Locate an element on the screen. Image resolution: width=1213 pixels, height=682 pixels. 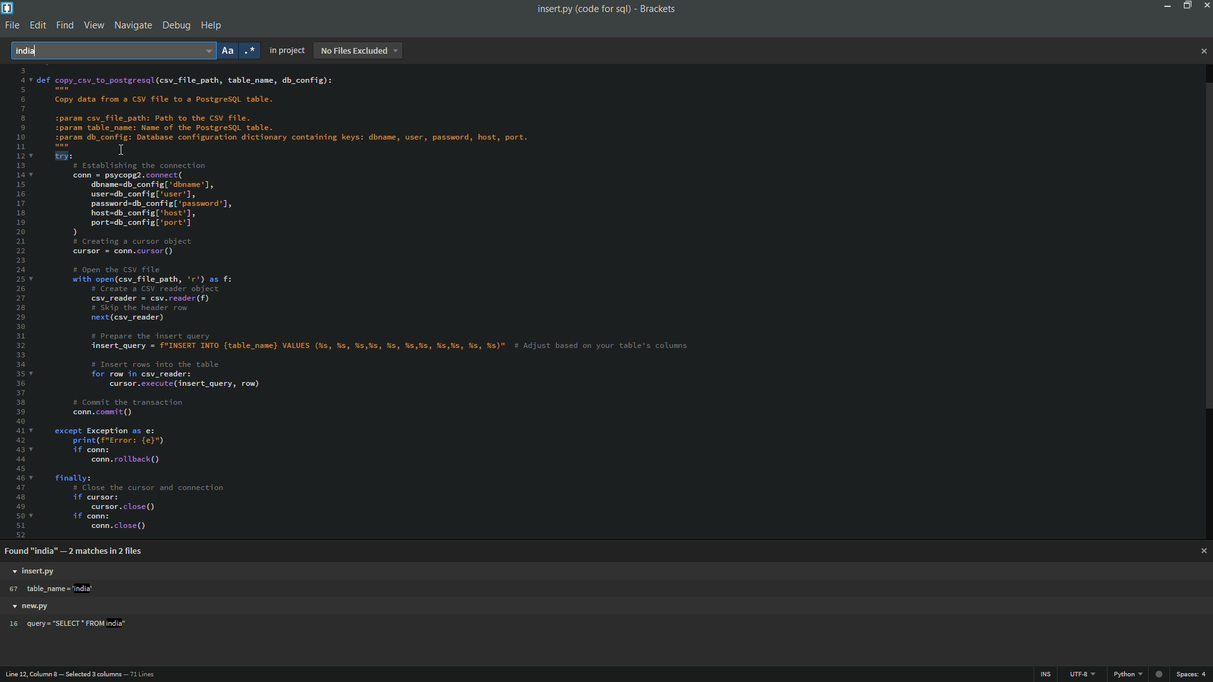
found 'india' - 2 matches found is located at coordinates (76, 551).